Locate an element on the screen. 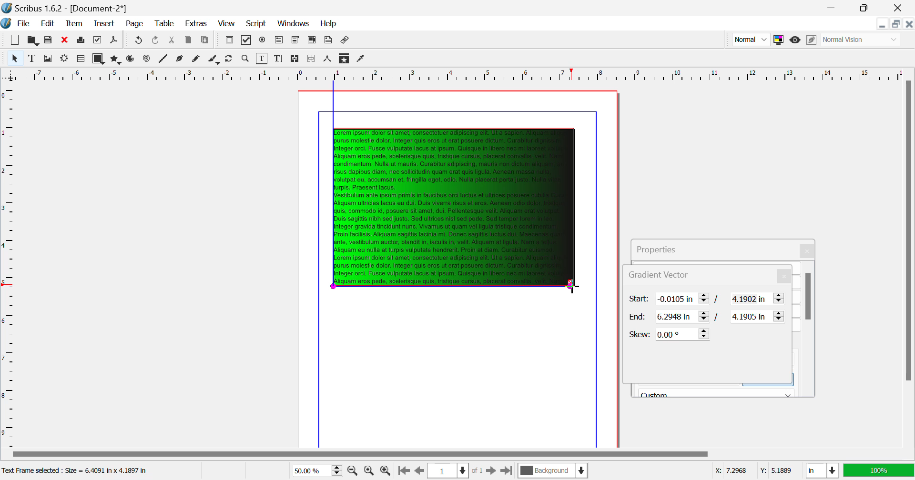  Pdf Radio Button is located at coordinates (263, 41).